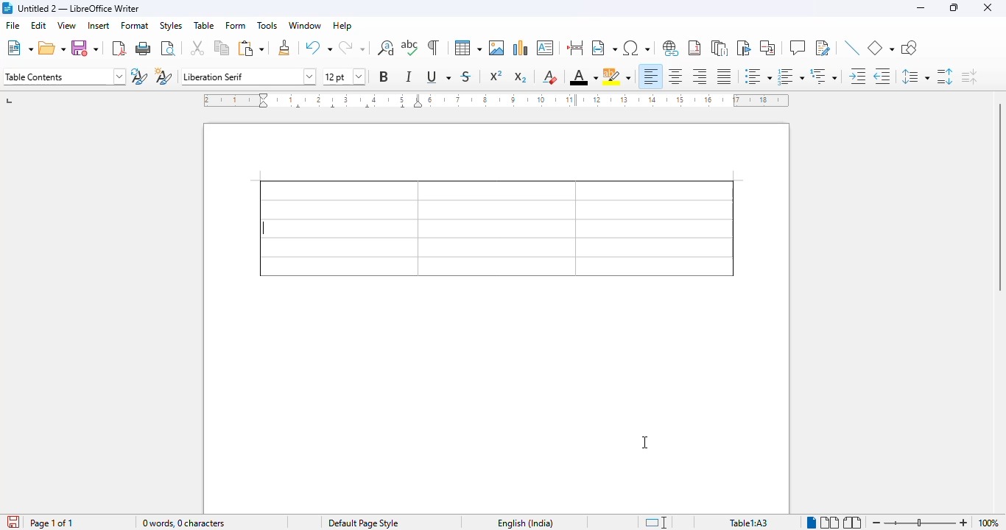  Describe the element at coordinates (989, 7) in the screenshot. I see `close` at that location.